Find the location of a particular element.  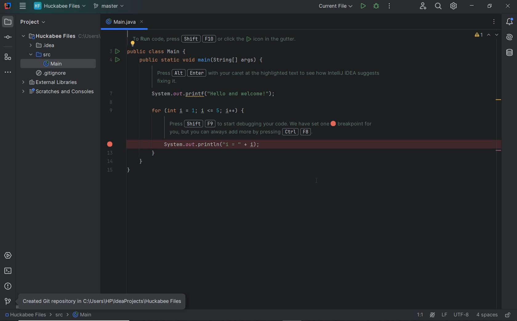

Huckabee Files is located at coordinates (58, 36).